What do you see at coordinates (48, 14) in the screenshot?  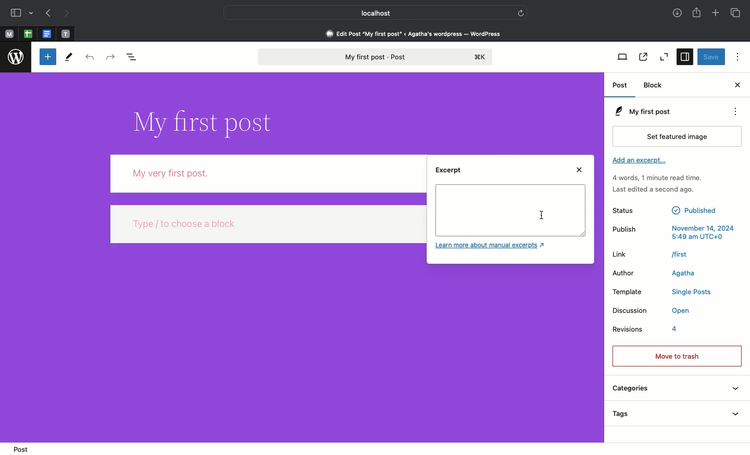 I see `Previous page` at bounding box center [48, 14].